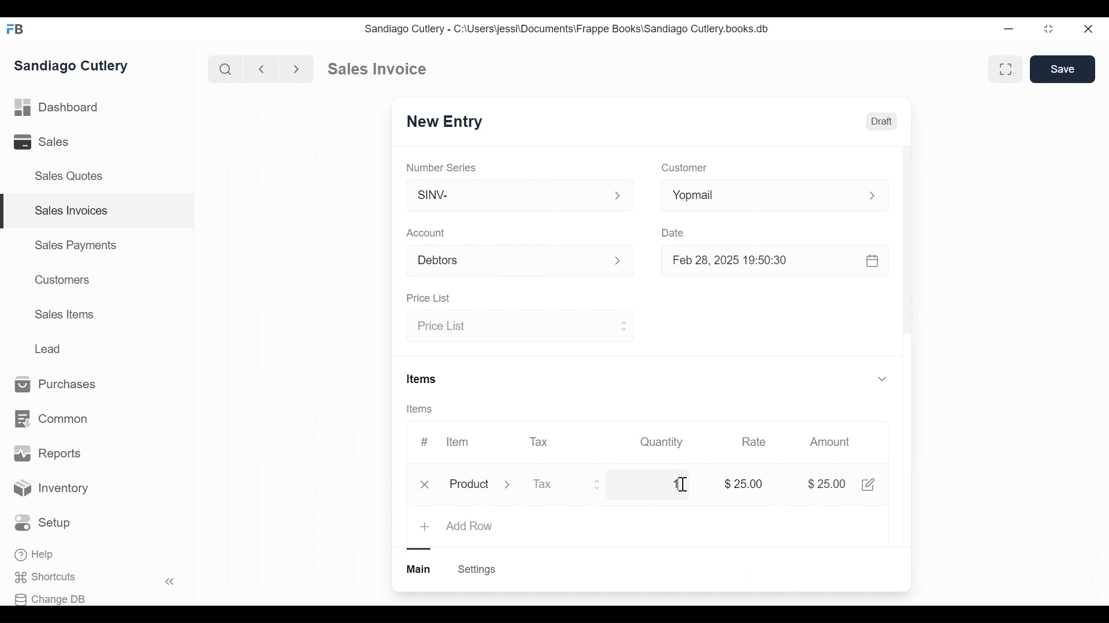 The image size is (1109, 623). Describe the element at coordinates (775, 195) in the screenshot. I see `Yopmail` at that location.